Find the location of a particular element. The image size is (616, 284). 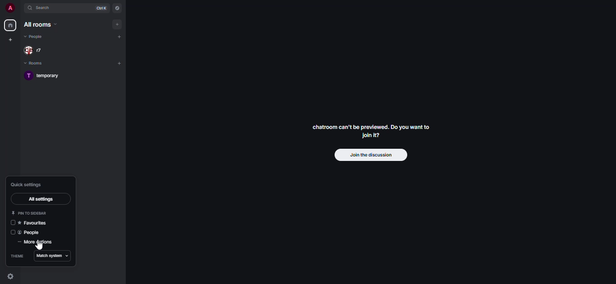

add is located at coordinates (120, 63).